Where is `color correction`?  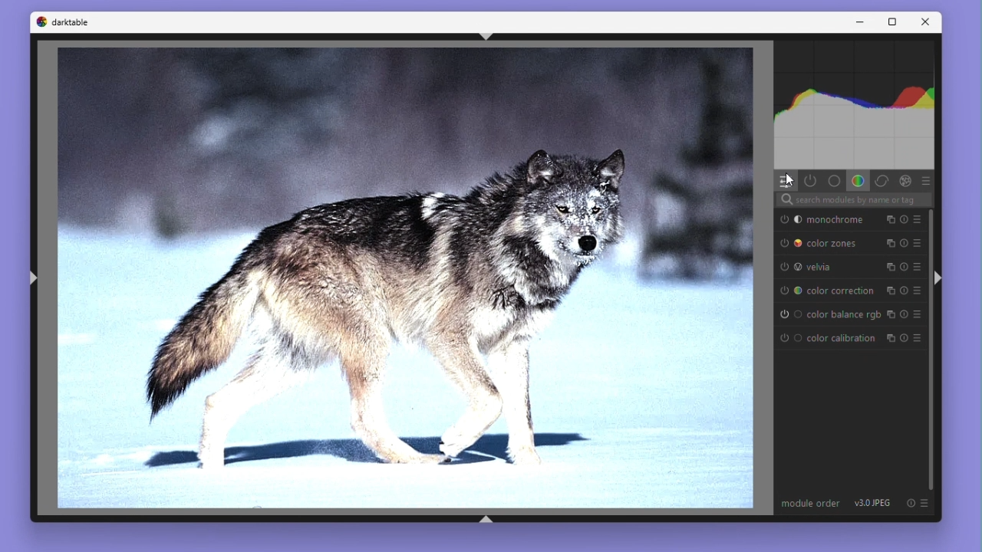
color correction is located at coordinates (827, 291).